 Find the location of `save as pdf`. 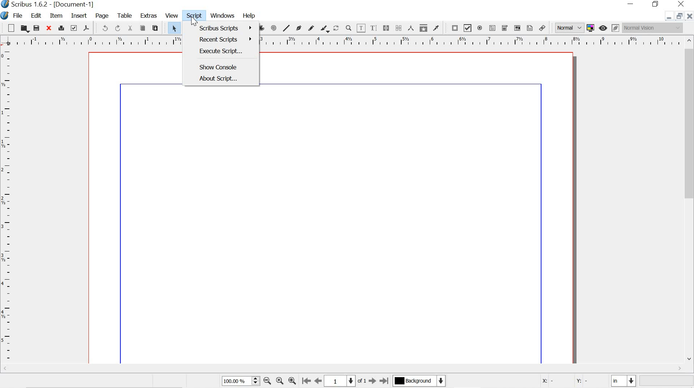

save as pdf is located at coordinates (87, 28).